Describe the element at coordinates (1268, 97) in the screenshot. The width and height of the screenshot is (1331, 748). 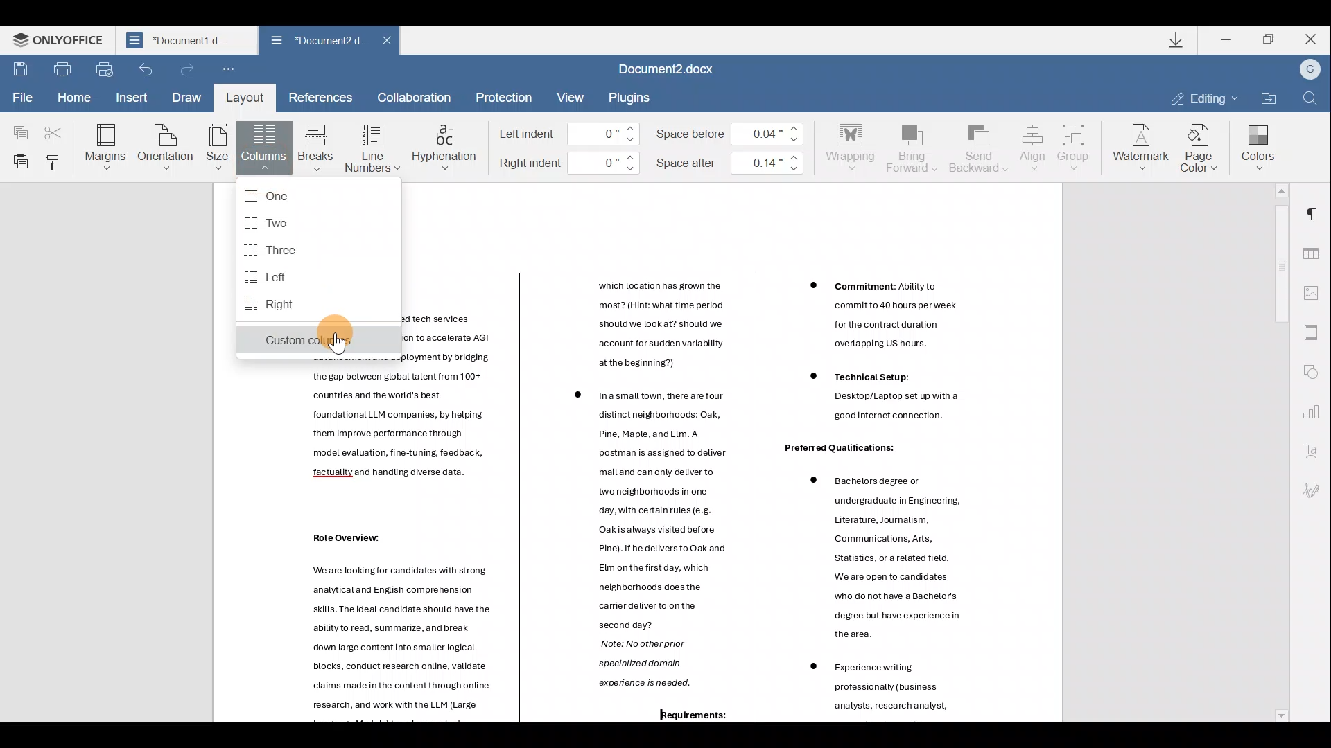
I see `Open file location` at that location.